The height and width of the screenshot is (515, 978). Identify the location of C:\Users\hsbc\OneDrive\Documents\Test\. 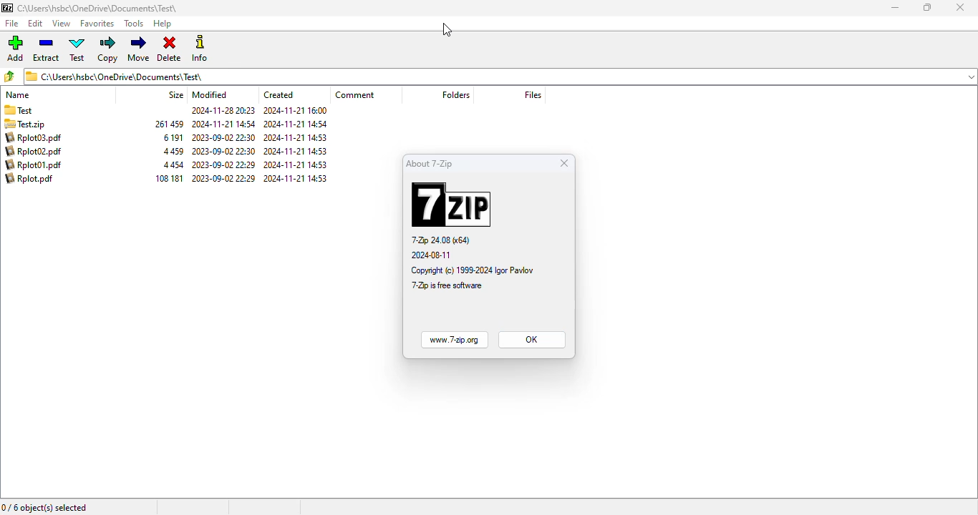
(92, 9).